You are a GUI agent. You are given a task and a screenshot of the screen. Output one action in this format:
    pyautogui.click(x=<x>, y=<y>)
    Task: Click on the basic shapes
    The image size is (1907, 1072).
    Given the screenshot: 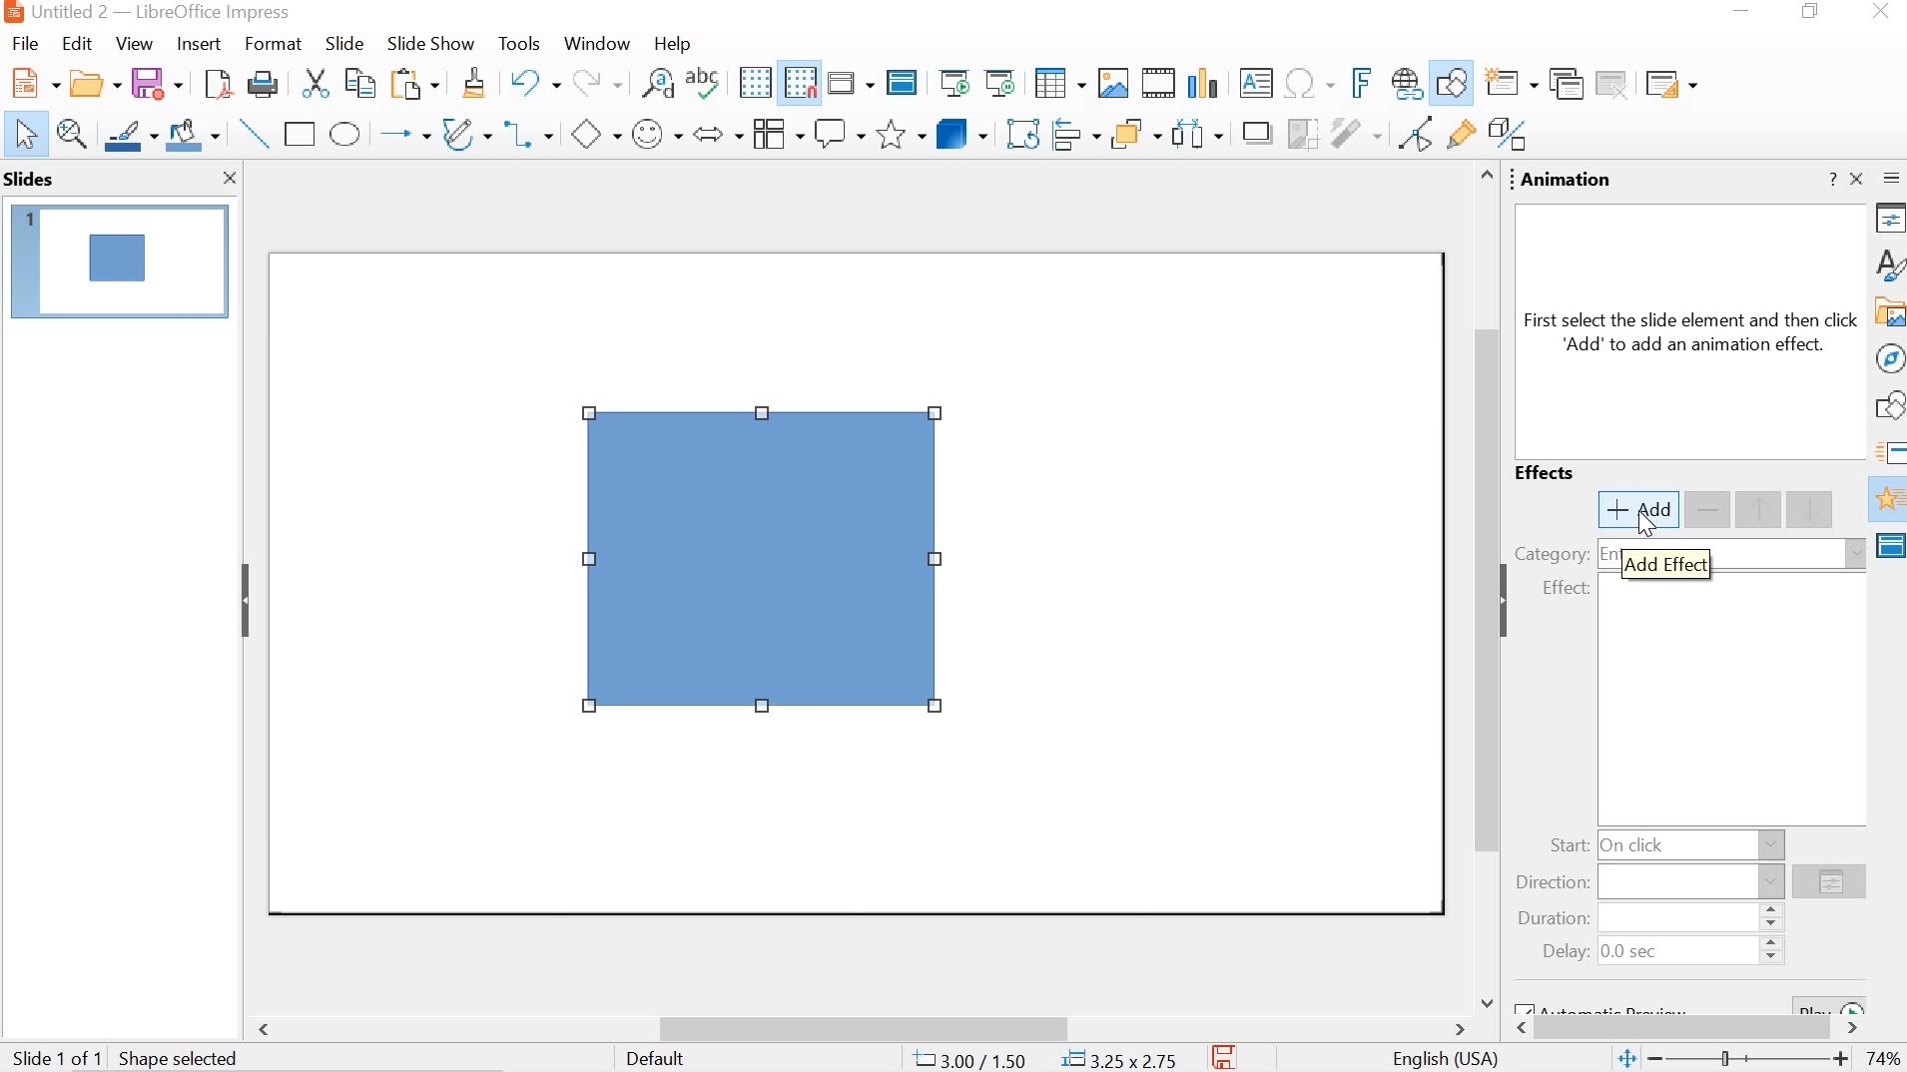 What is the action you would take?
    pyautogui.click(x=596, y=133)
    